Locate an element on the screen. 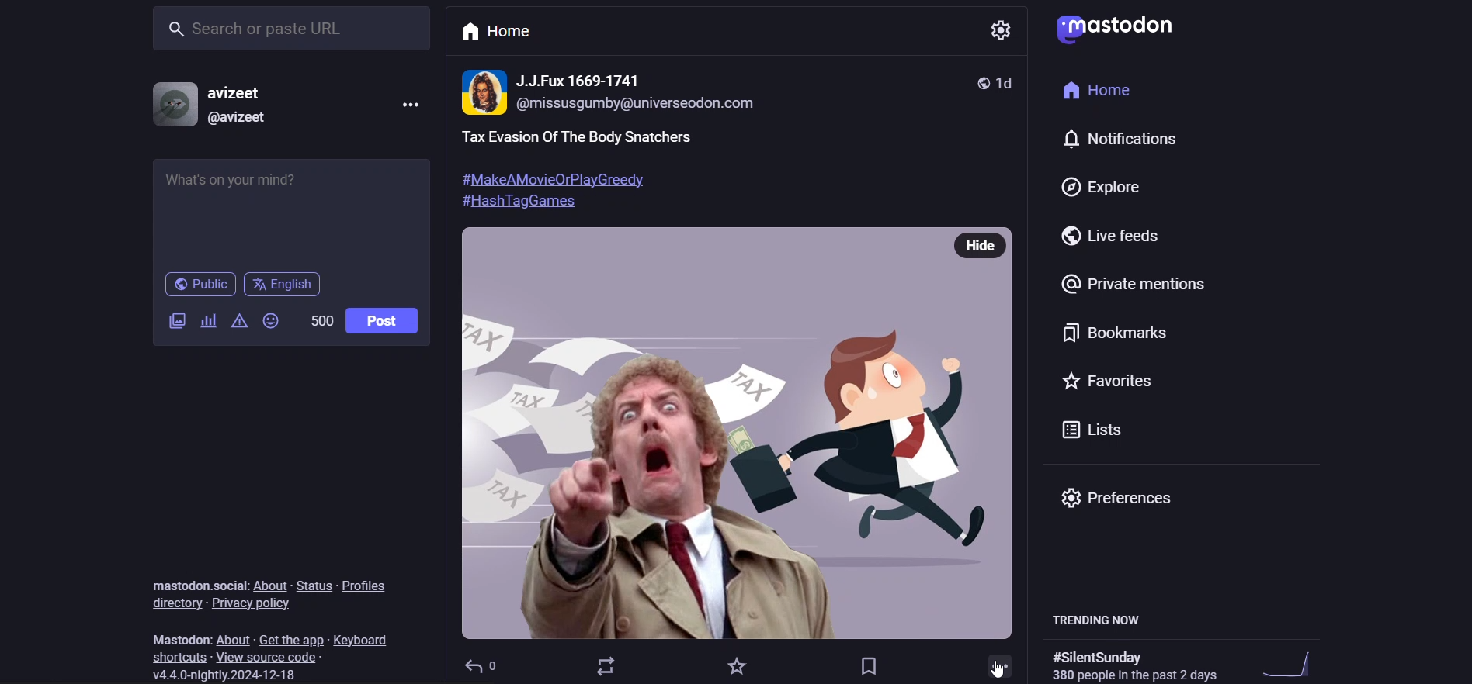  list is located at coordinates (1109, 427).